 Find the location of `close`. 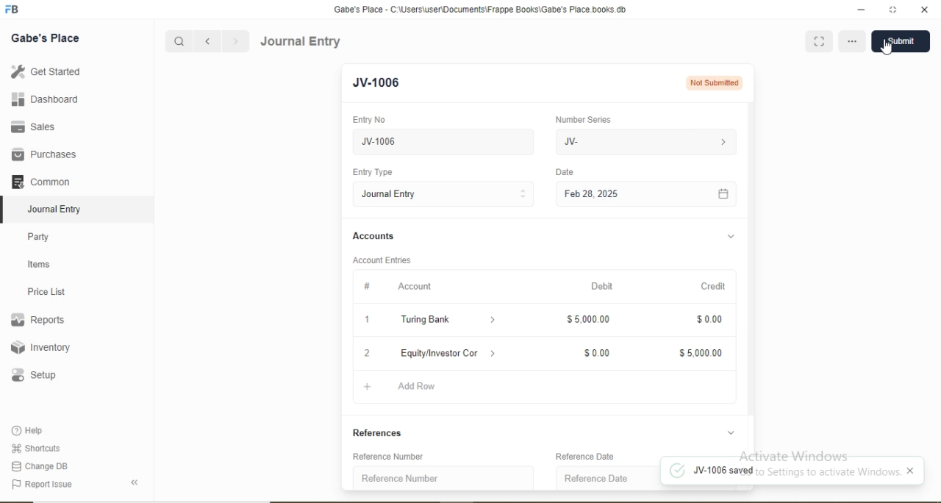

close is located at coordinates (911, 470).